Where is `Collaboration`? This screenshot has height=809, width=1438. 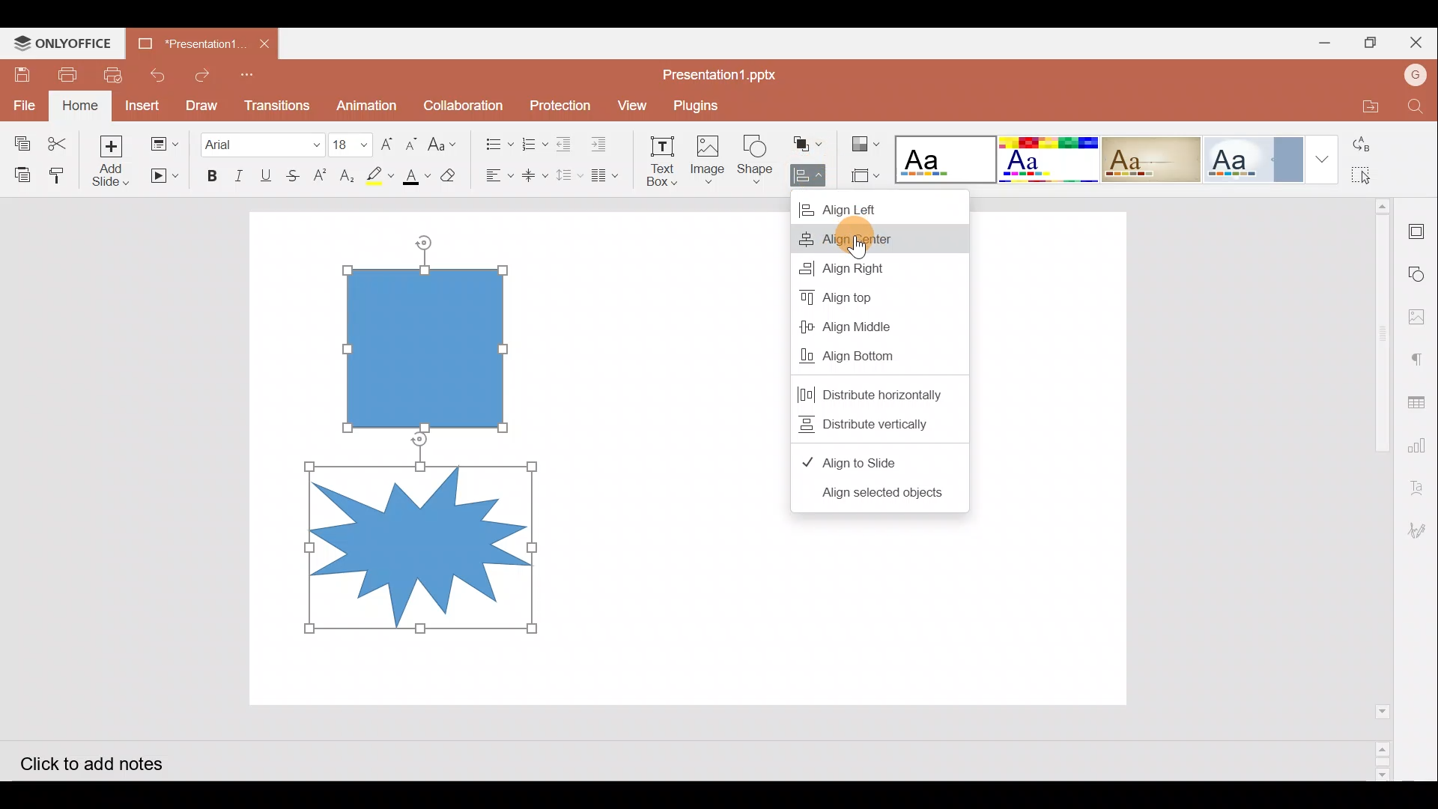 Collaboration is located at coordinates (464, 103).